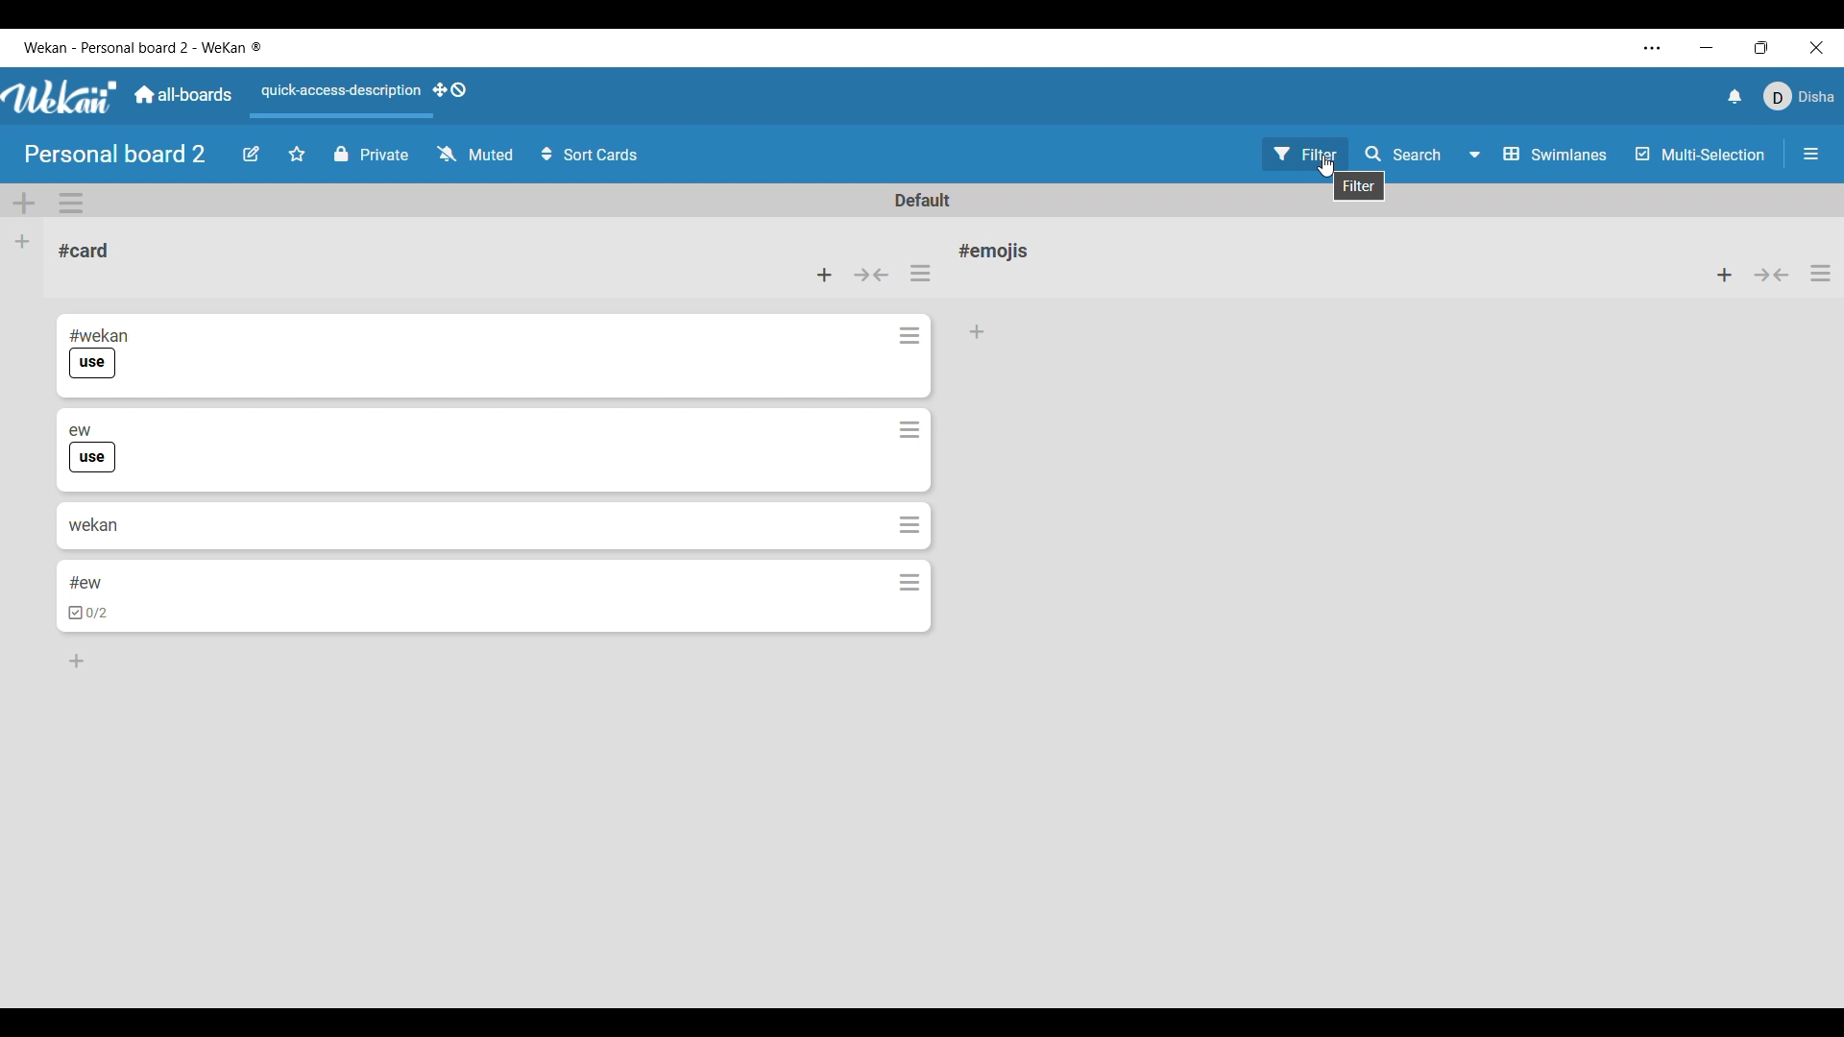  I want to click on Card name, so click(84, 251).